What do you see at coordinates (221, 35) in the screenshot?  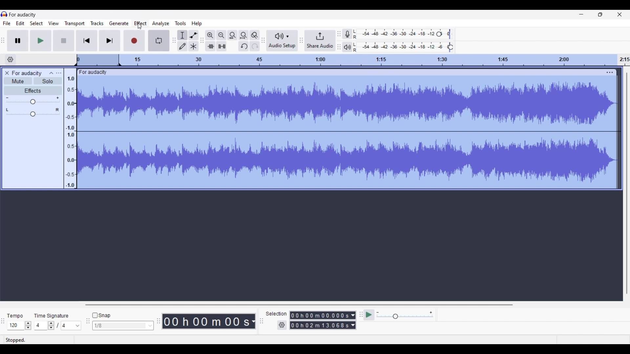 I see `Zoom out` at bounding box center [221, 35].